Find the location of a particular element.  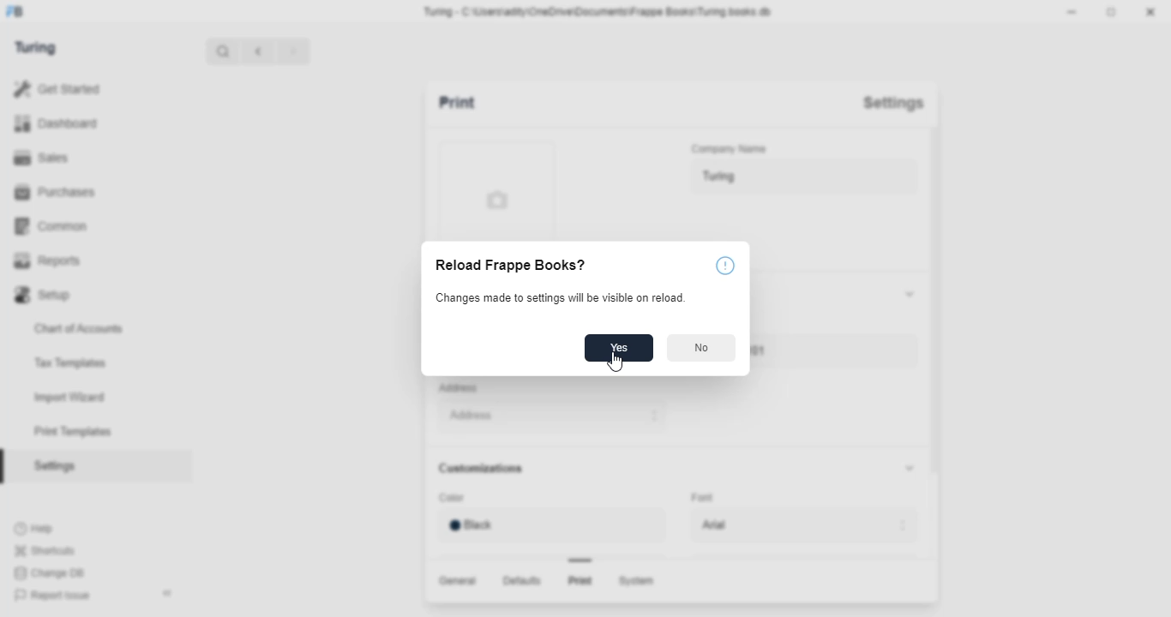

System is located at coordinates (640, 582).